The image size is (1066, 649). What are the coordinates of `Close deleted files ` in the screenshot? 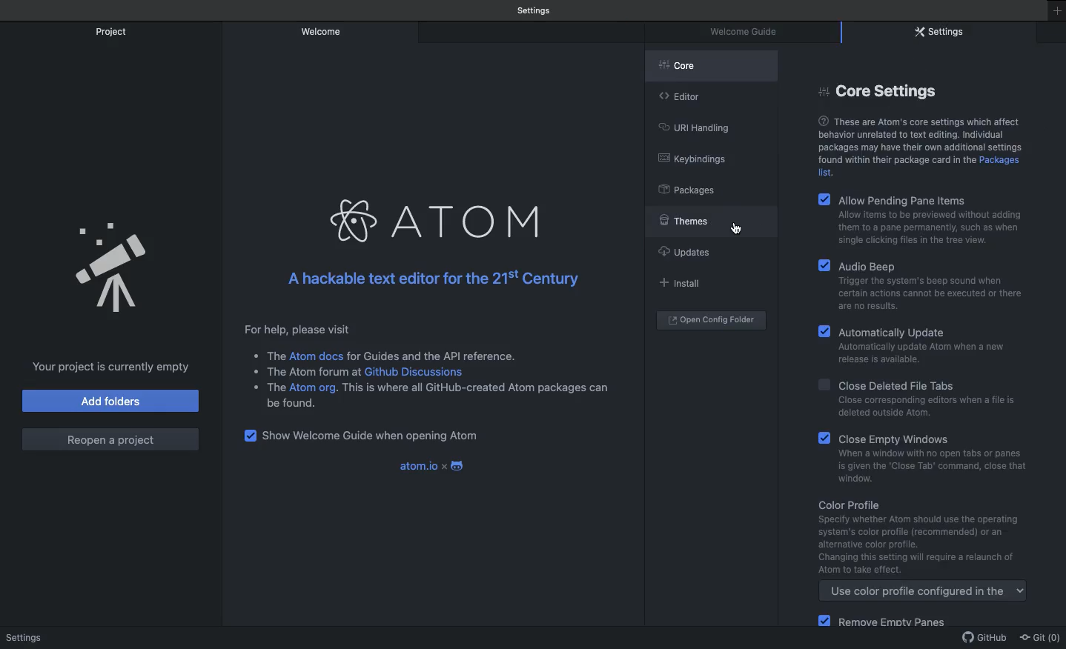 It's located at (904, 385).